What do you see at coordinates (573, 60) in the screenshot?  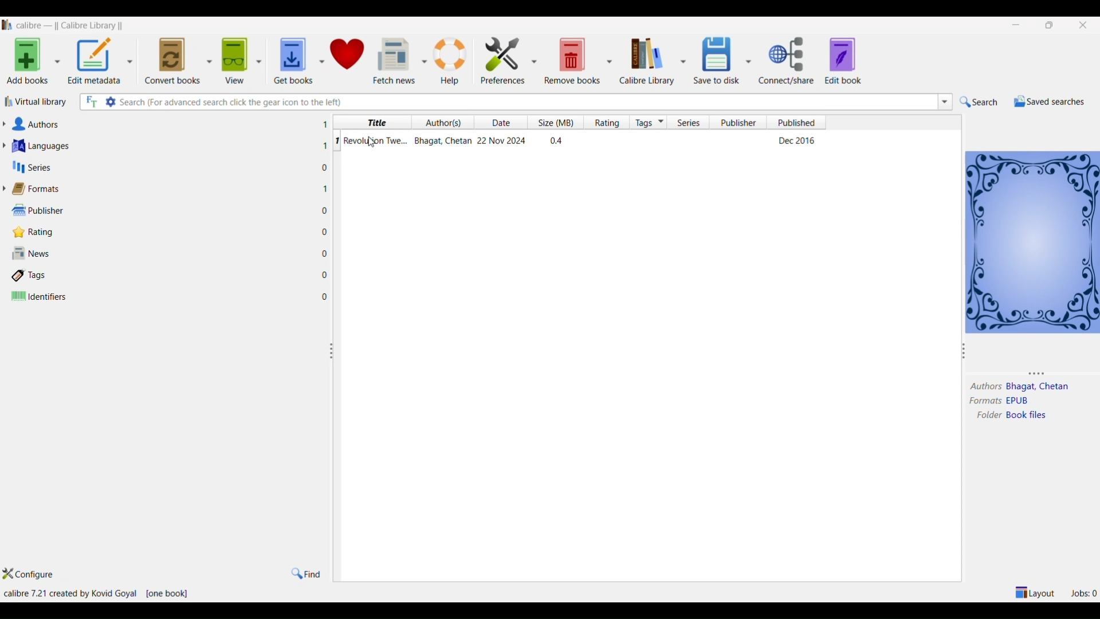 I see `remove books` at bounding box center [573, 60].